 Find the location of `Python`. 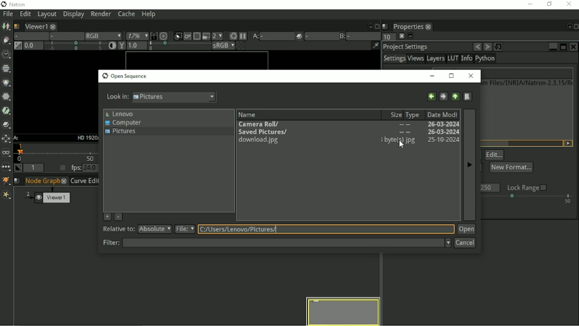

Python is located at coordinates (487, 59).